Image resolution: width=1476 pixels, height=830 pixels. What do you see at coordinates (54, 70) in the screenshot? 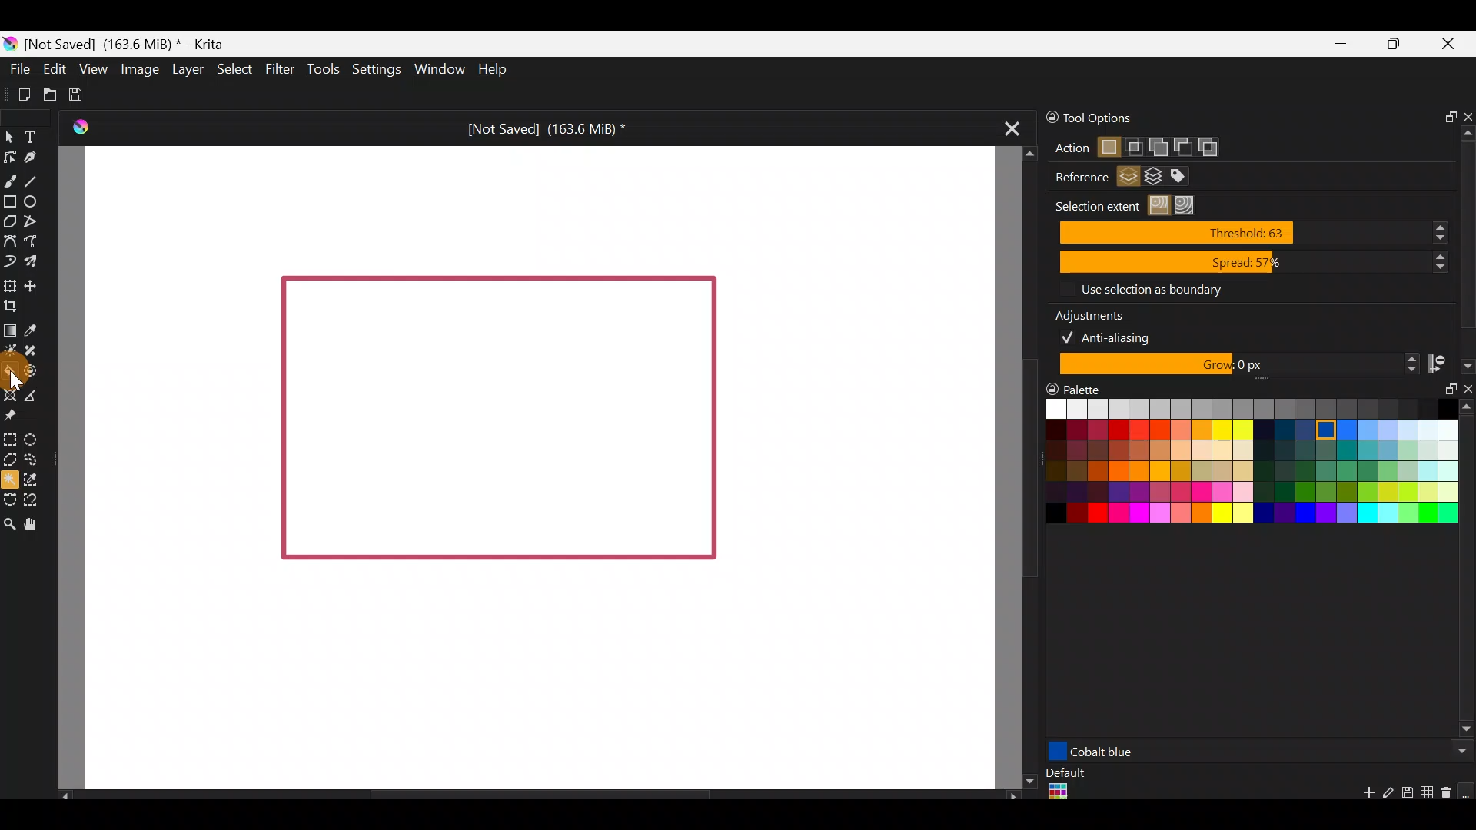
I see `Edit` at bounding box center [54, 70].